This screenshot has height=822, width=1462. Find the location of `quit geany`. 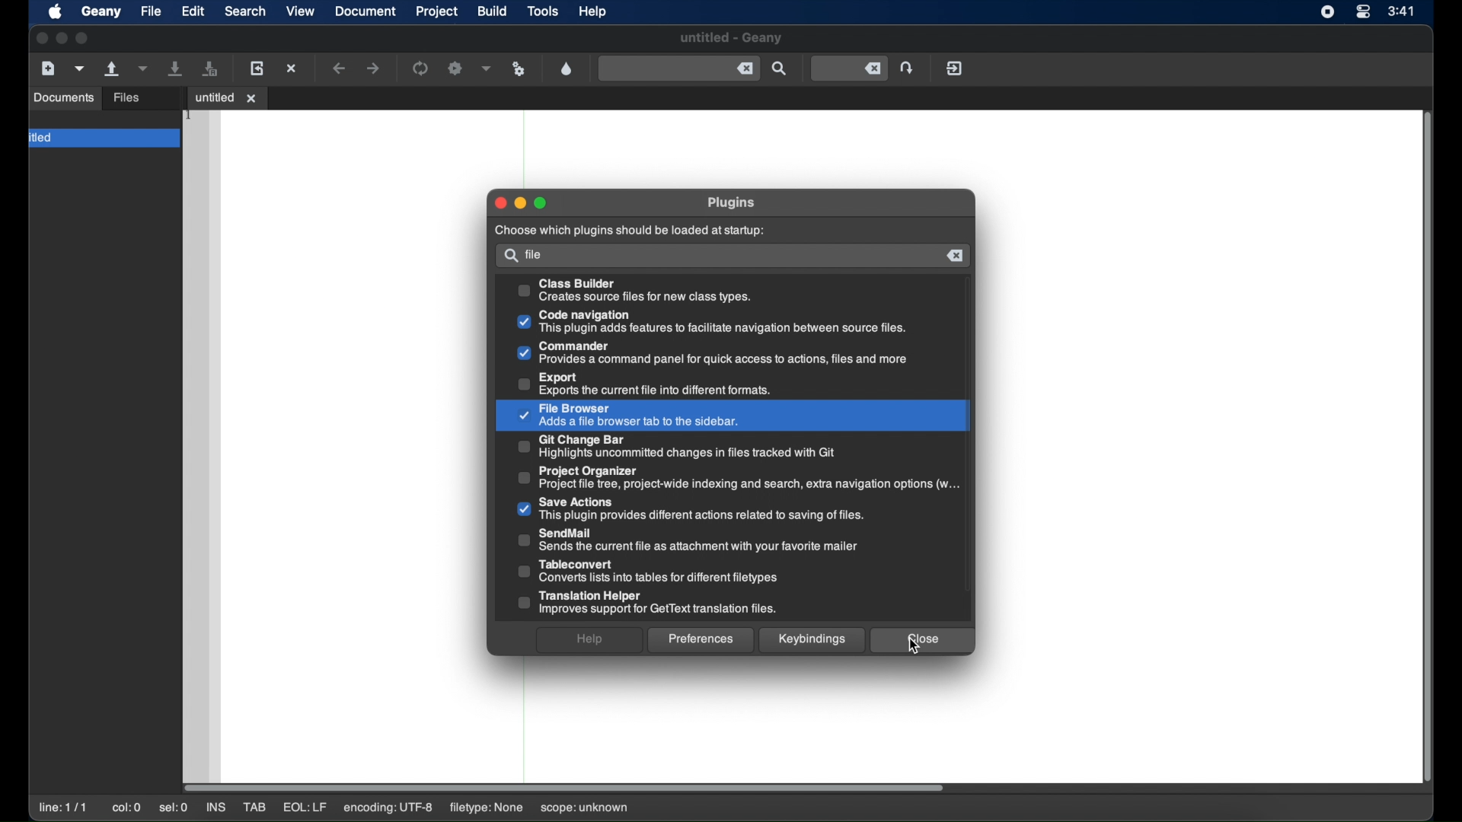

quit geany is located at coordinates (954, 68).